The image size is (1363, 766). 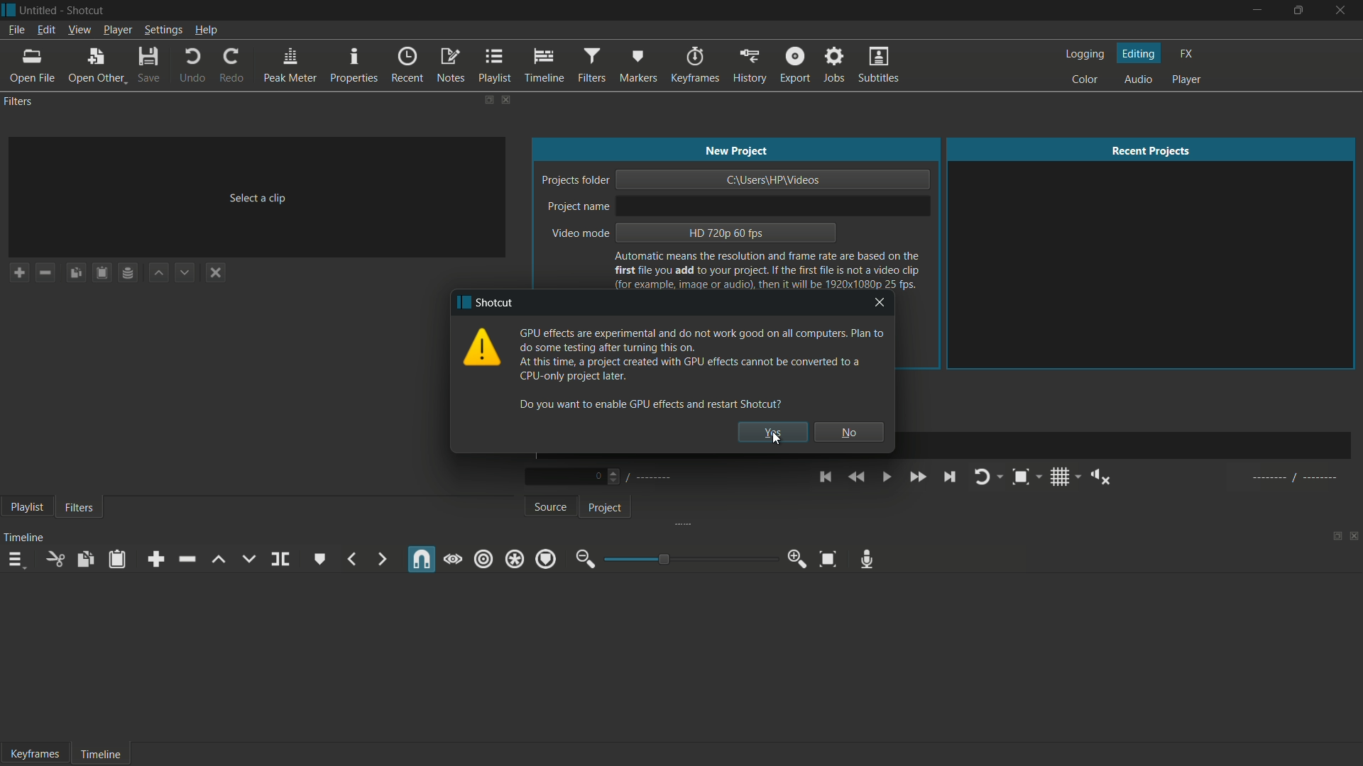 What do you see at coordinates (772, 433) in the screenshot?
I see `yes` at bounding box center [772, 433].